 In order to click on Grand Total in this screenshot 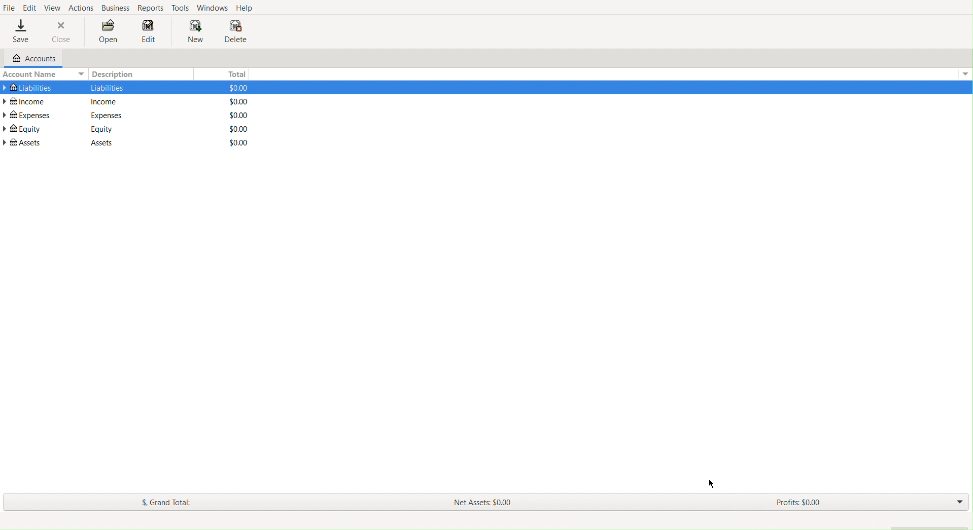, I will do `click(167, 502)`.